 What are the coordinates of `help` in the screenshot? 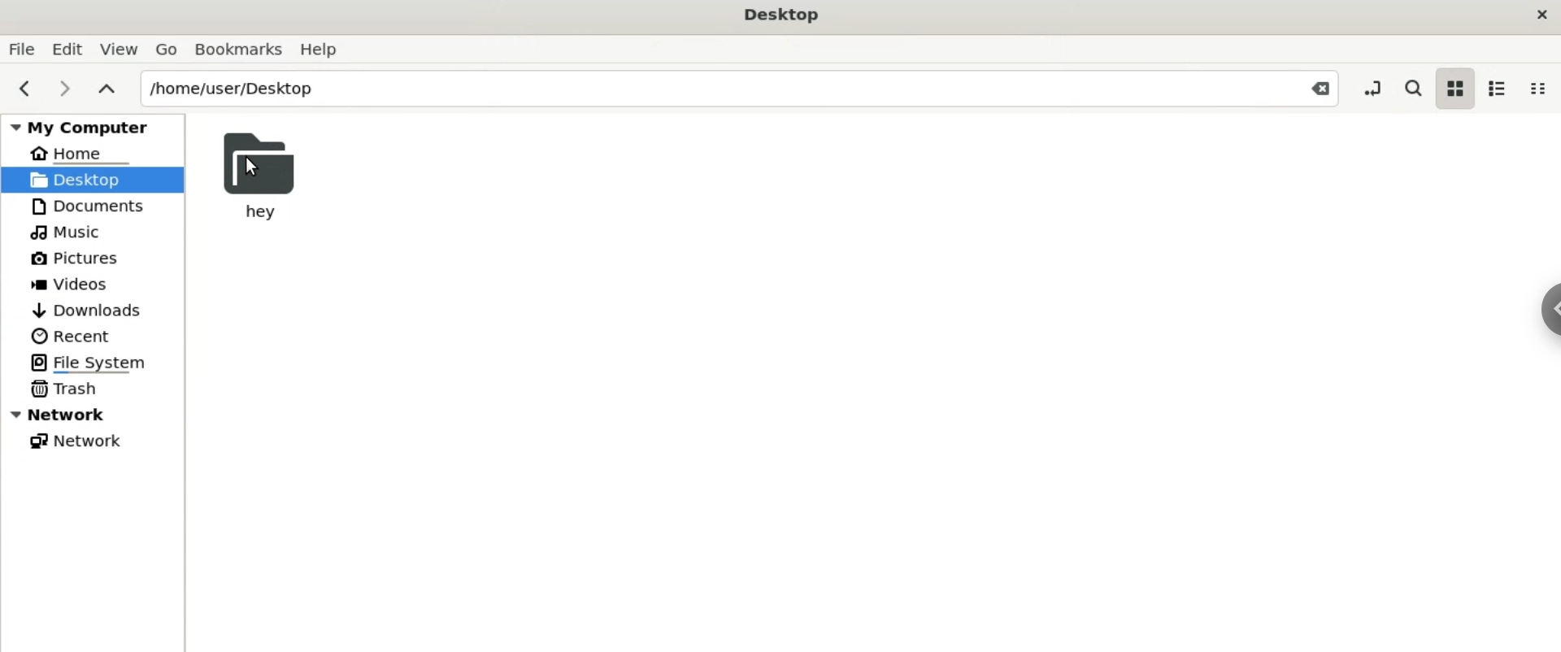 It's located at (324, 50).